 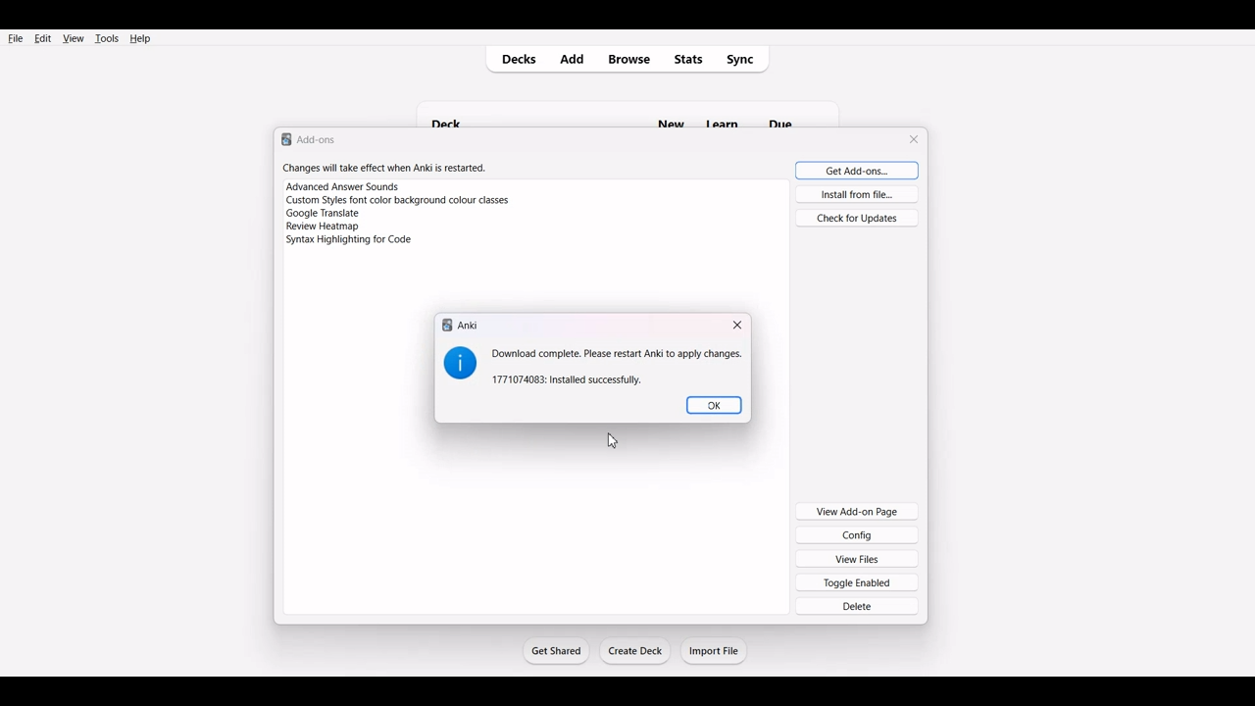 I want to click on Add, so click(x=576, y=59).